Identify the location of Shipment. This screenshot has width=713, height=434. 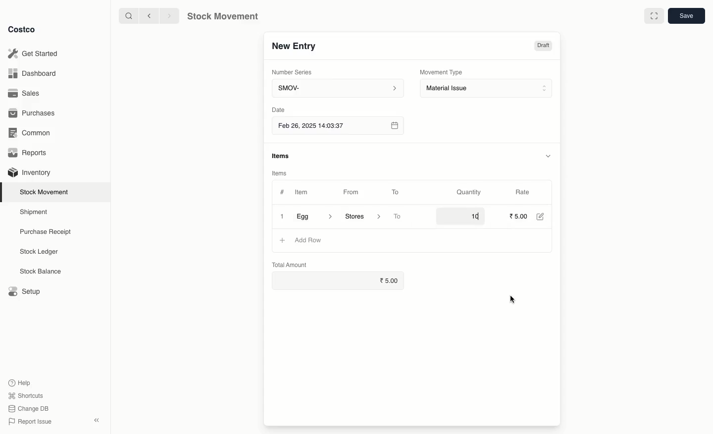
(34, 213).